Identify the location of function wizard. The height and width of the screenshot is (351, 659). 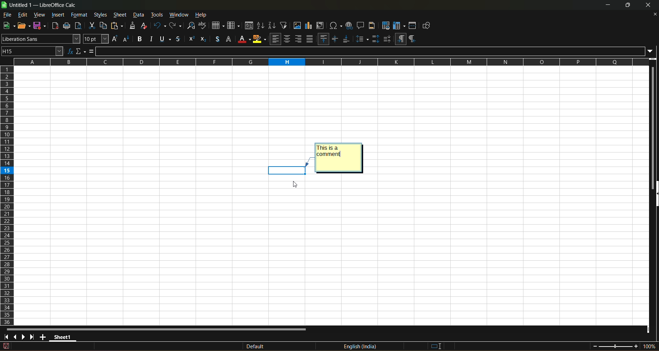
(70, 51).